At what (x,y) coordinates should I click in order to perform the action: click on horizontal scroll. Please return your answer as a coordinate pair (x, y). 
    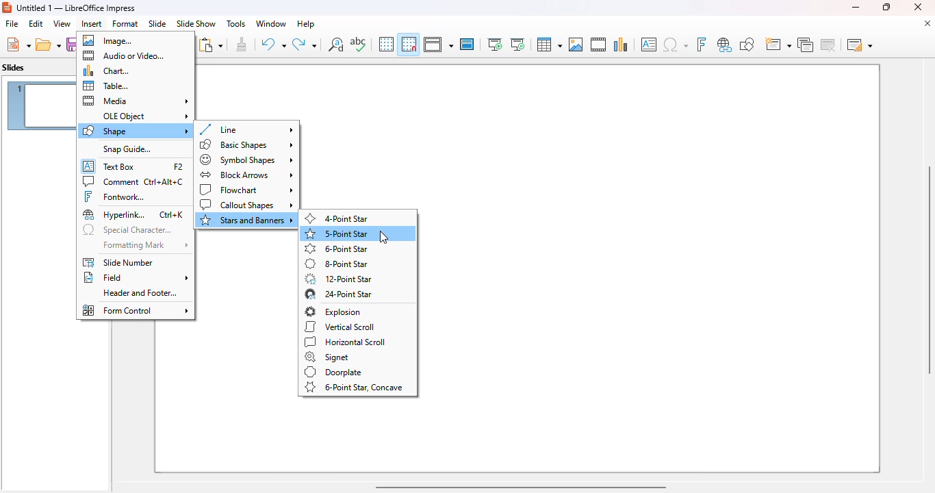
    Looking at the image, I should click on (346, 342).